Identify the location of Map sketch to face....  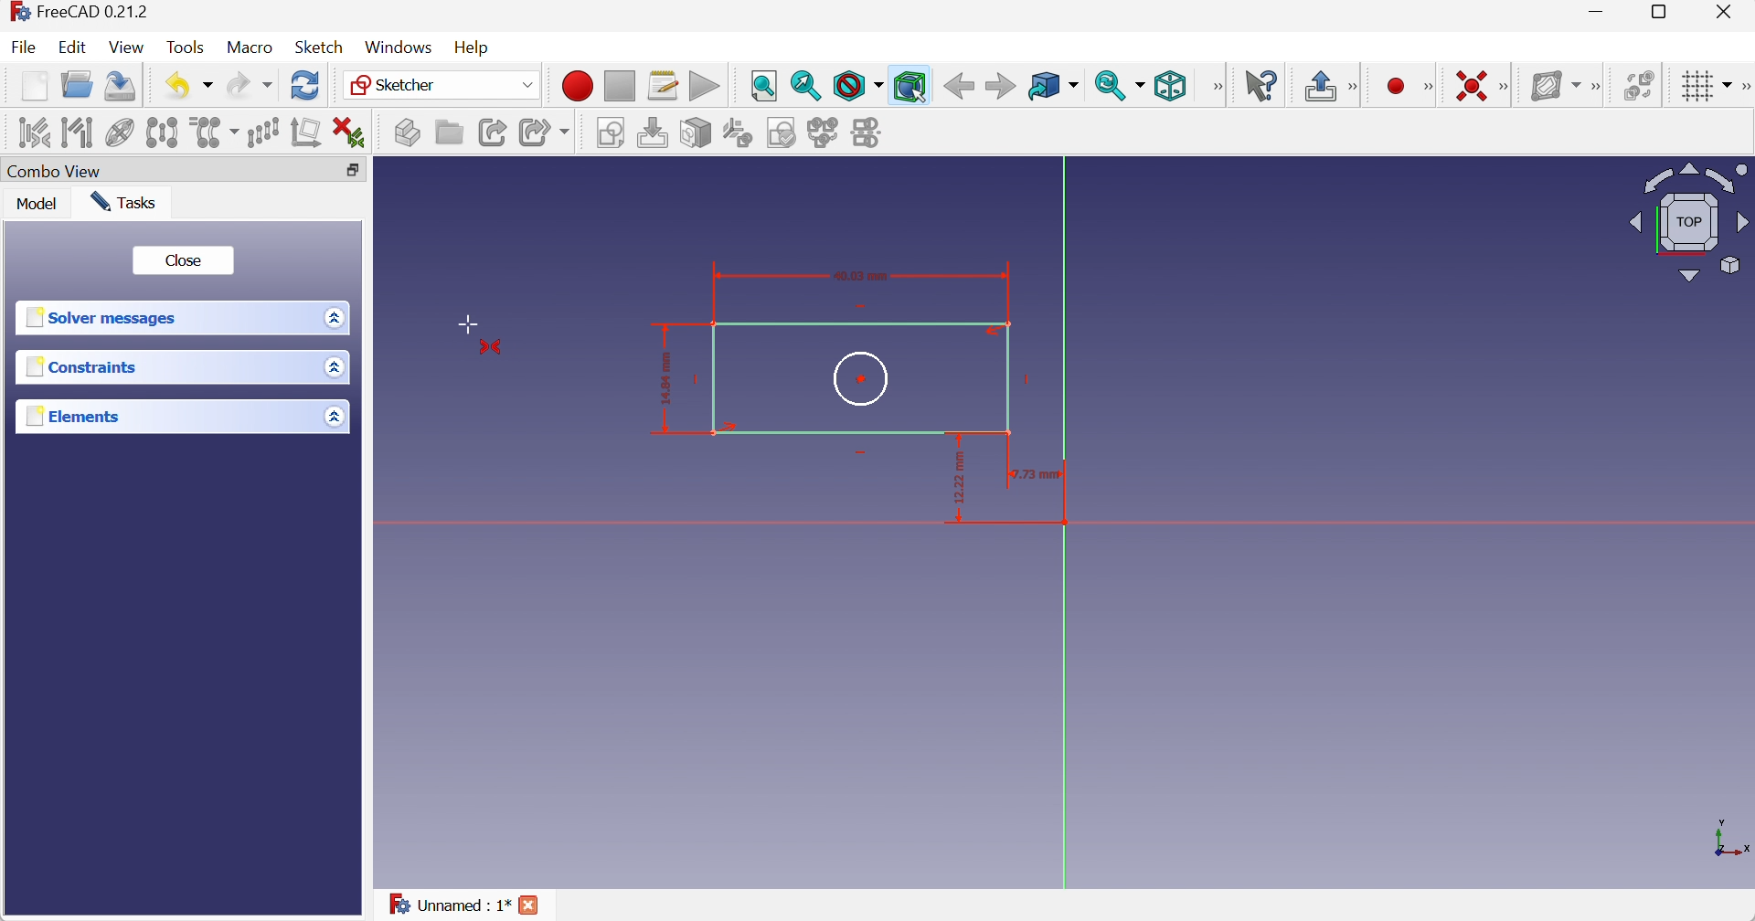
(696, 134).